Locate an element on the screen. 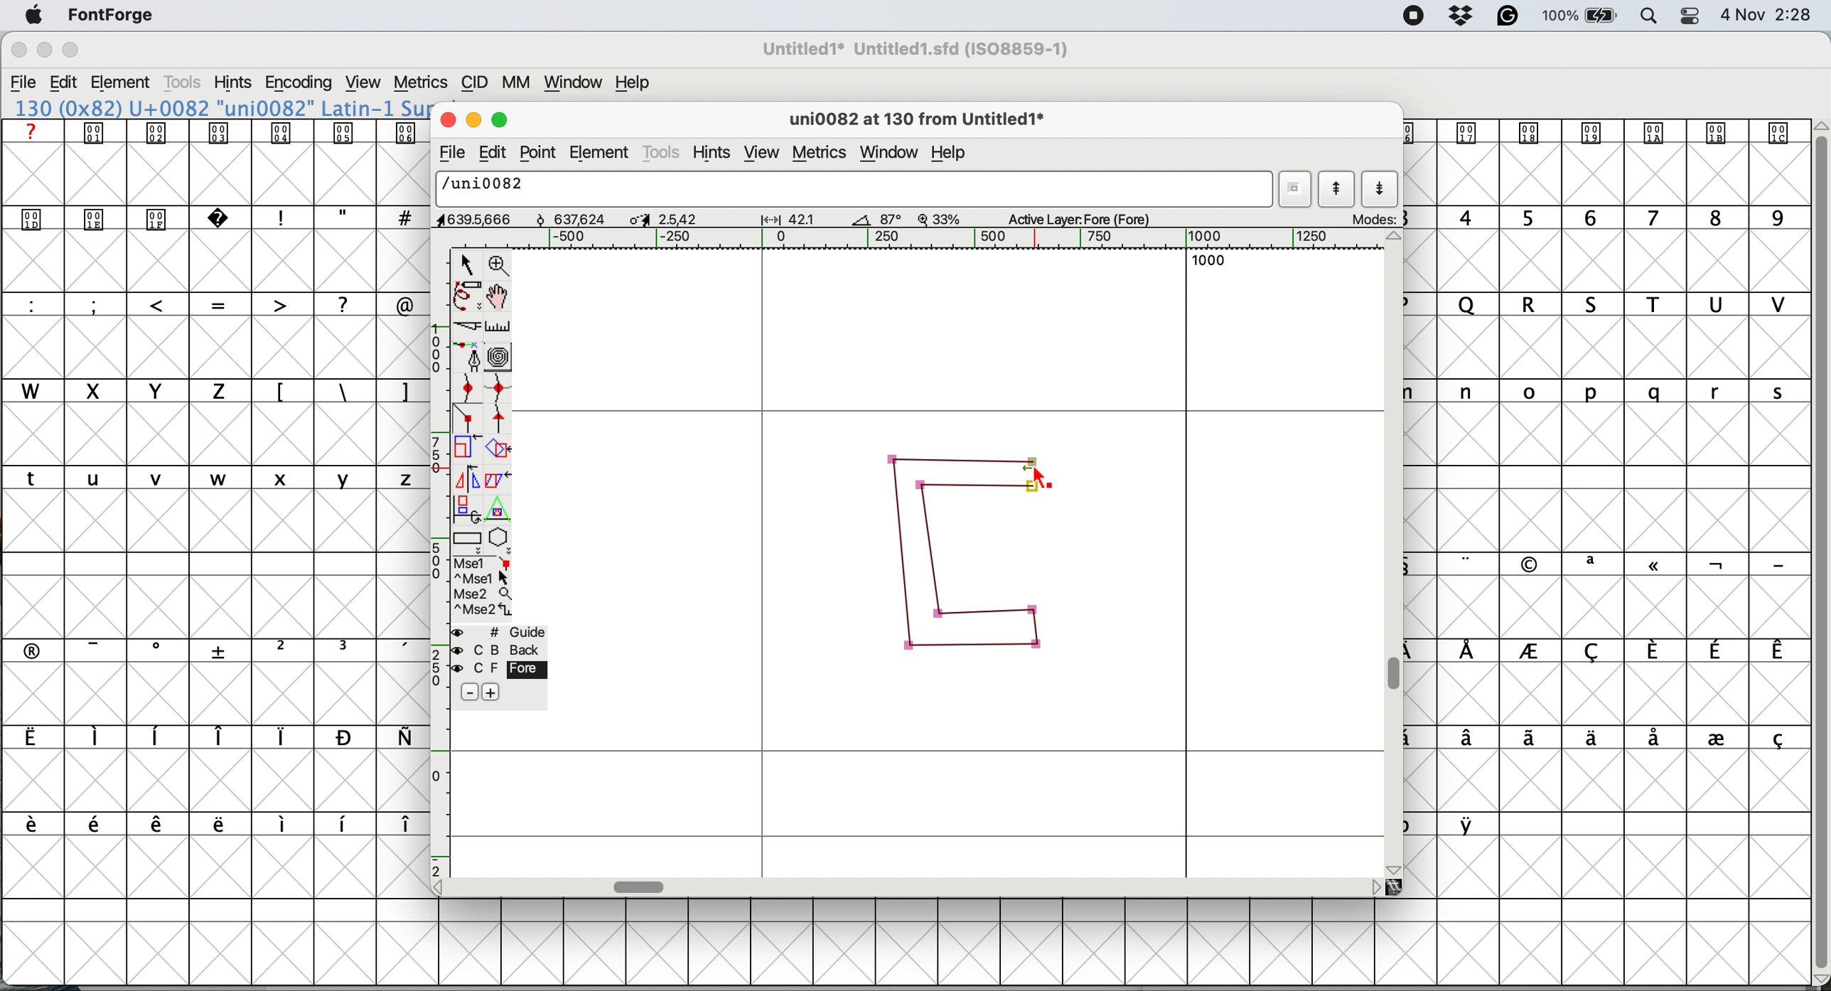 The width and height of the screenshot is (1831, 991). tools is located at coordinates (186, 82).